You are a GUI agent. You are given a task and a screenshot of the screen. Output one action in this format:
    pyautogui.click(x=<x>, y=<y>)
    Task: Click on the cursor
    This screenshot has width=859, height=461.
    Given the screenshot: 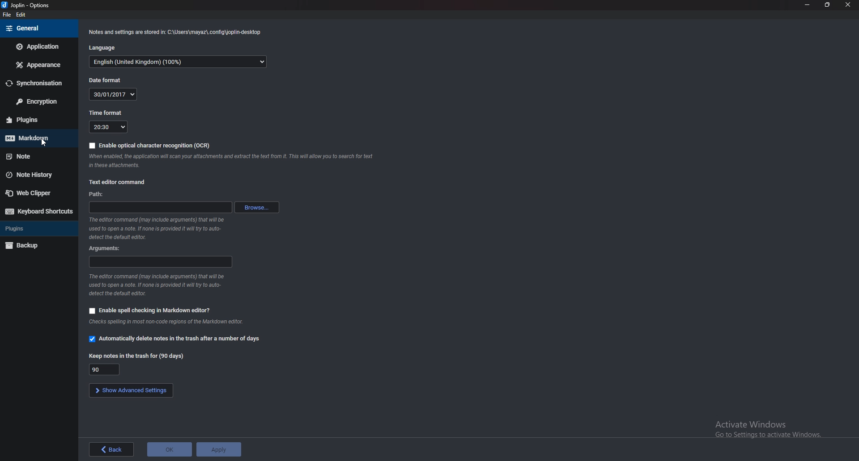 What is the action you would take?
    pyautogui.click(x=43, y=143)
    